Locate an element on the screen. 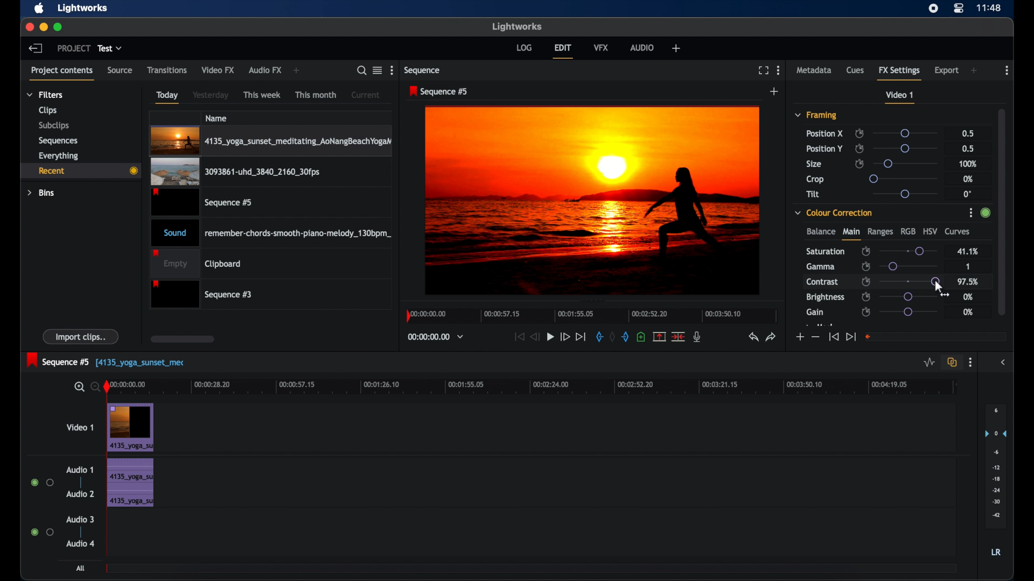 Image resolution: width=1034 pixels, height=581 pixels. fx settings is located at coordinates (900, 73).